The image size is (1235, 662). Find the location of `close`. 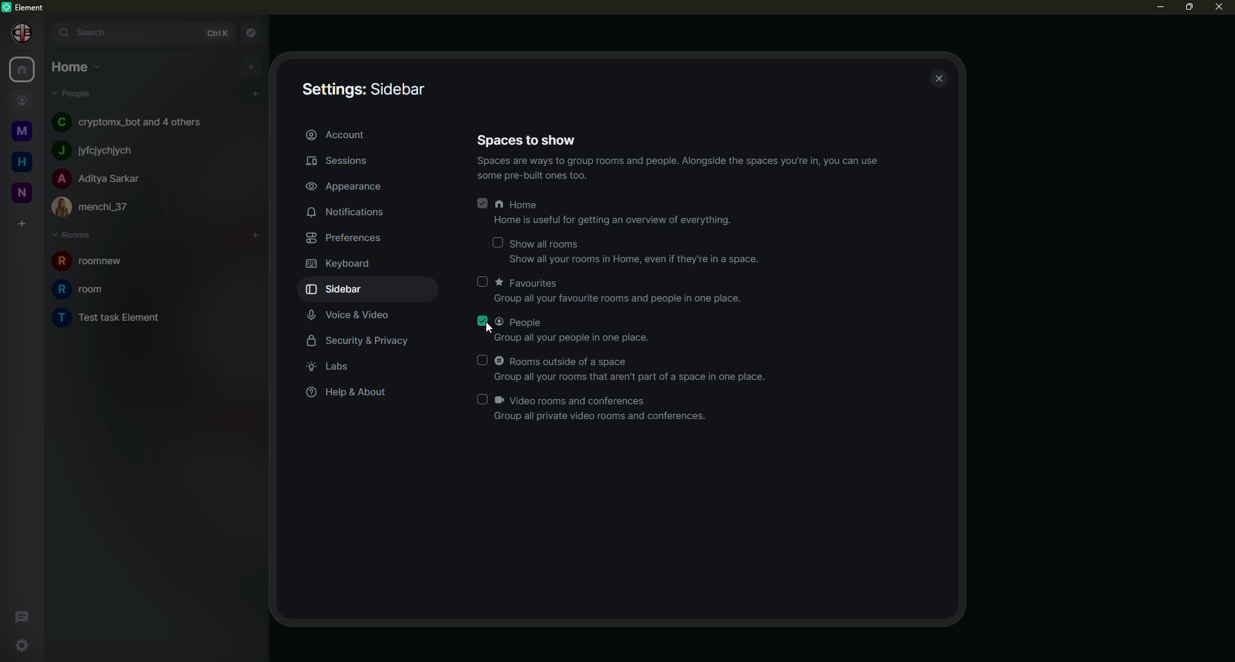

close is located at coordinates (940, 79).